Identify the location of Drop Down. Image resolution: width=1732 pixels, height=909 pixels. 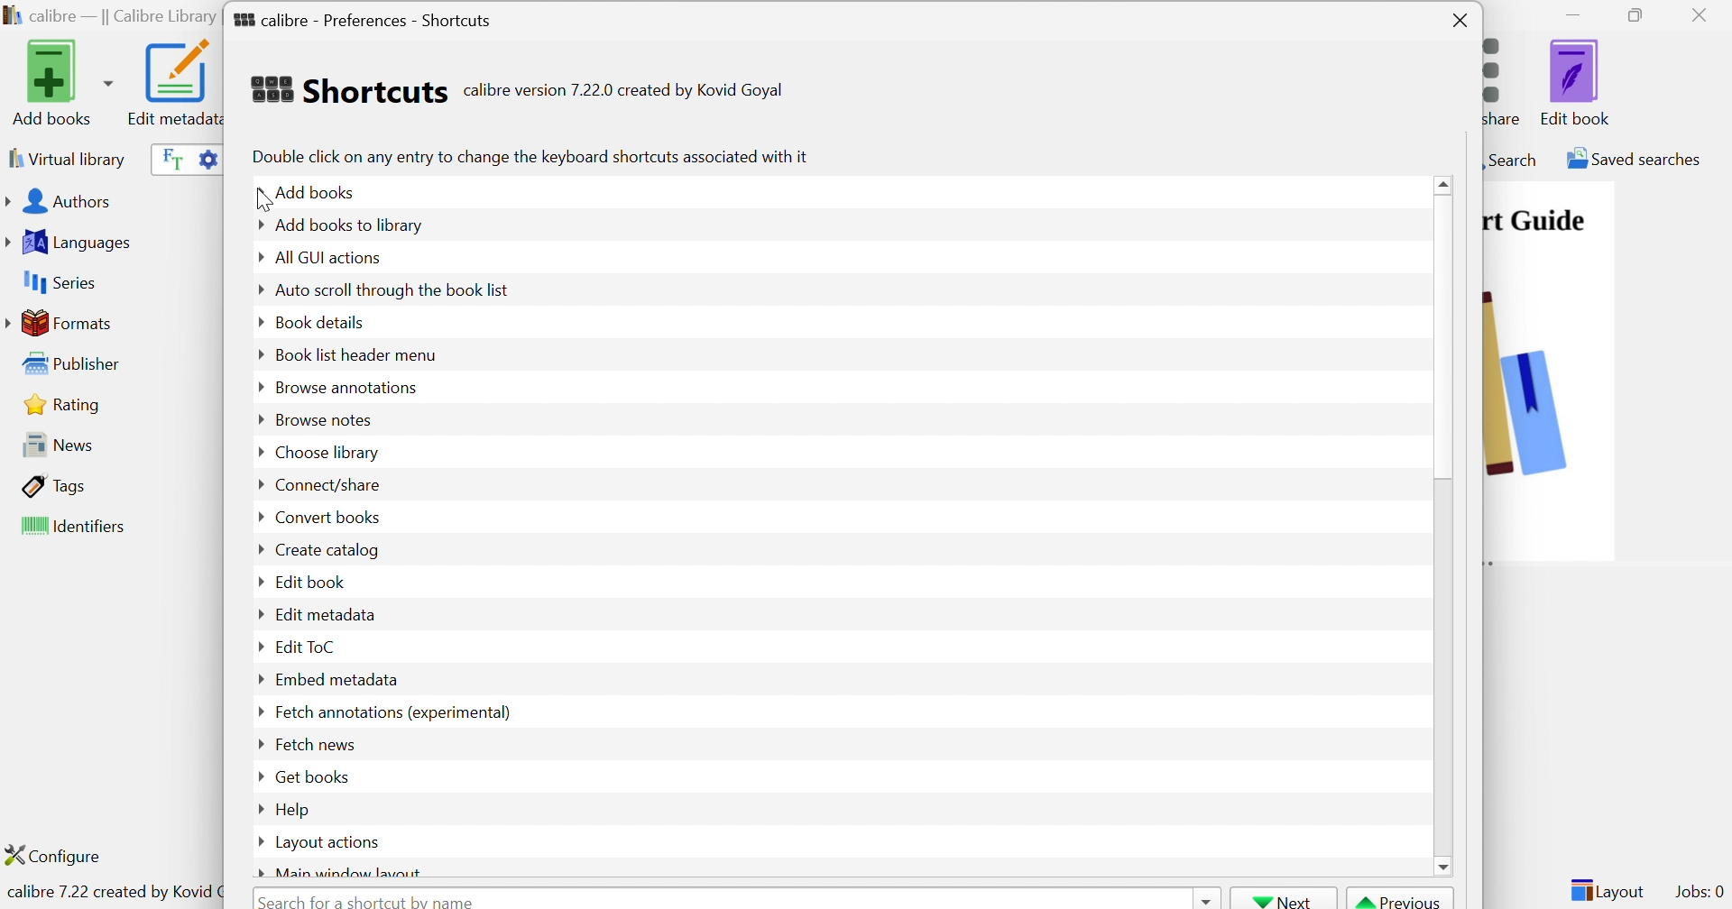
(257, 612).